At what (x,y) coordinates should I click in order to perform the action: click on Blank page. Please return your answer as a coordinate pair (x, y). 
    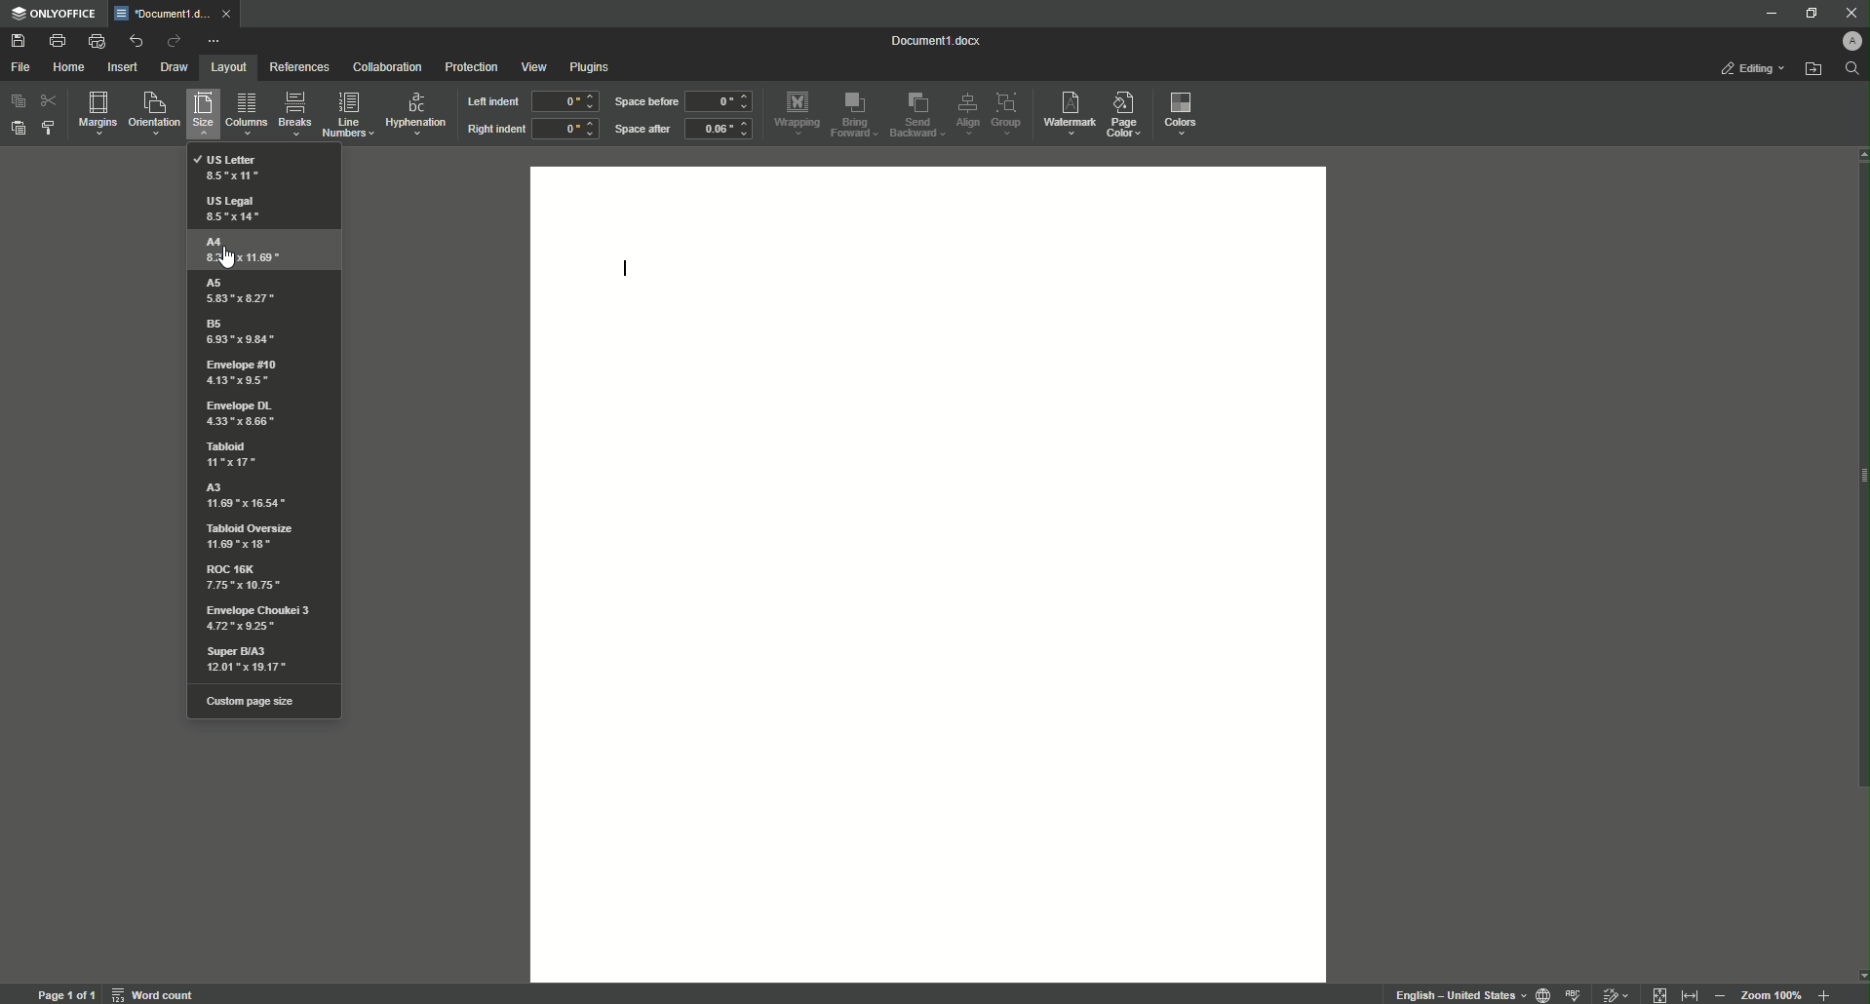
    Looking at the image, I should click on (931, 572).